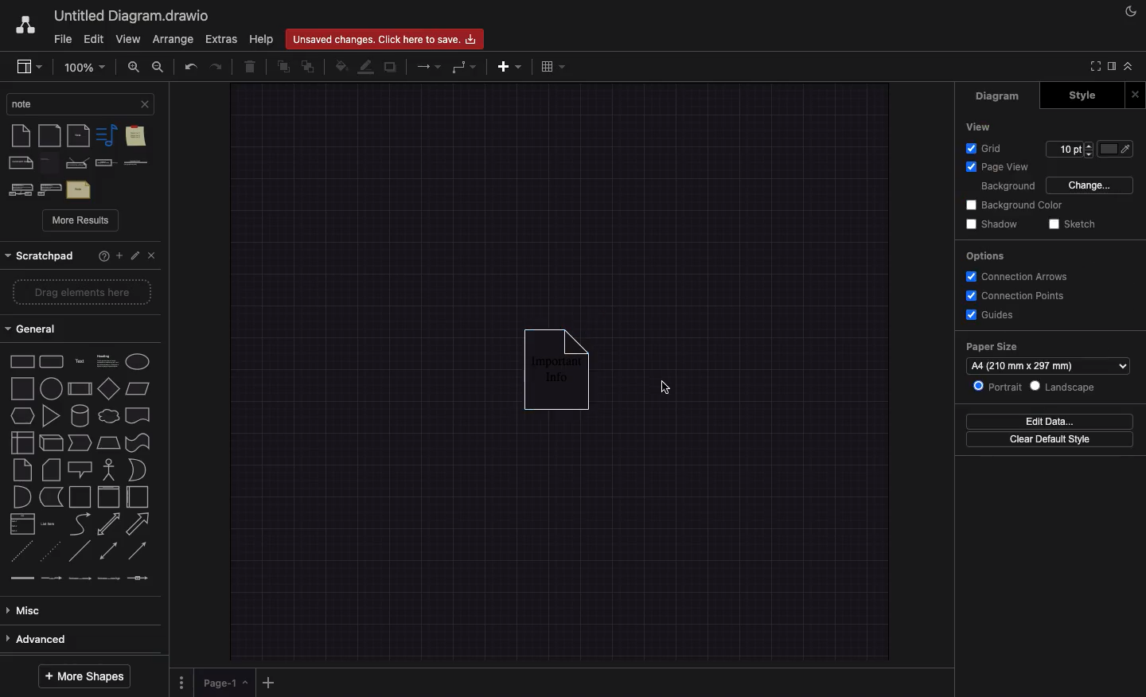 Image resolution: width=1146 pixels, height=697 pixels. What do you see at coordinates (366, 66) in the screenshot?
I see `Line color` at bounding box center [366, 66].